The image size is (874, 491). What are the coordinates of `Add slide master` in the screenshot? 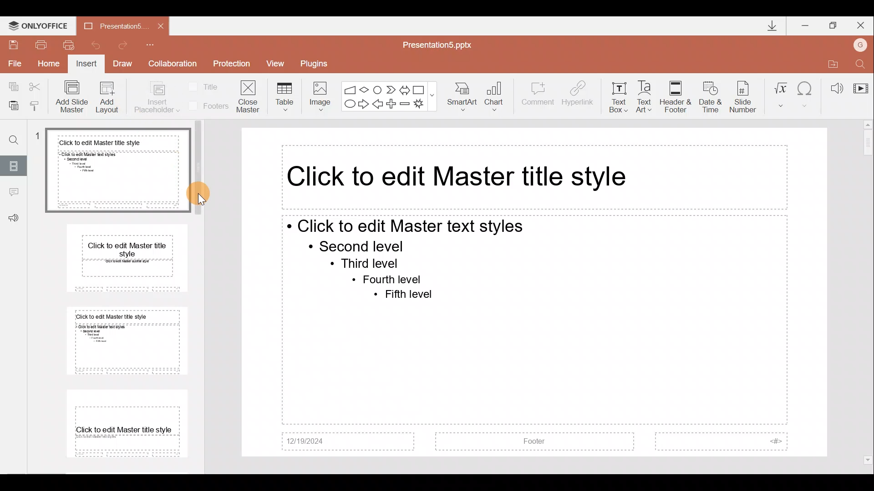 It's located at (74, 97).